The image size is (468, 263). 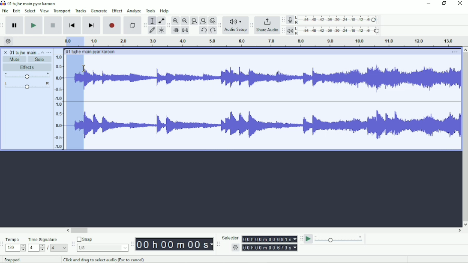 I want to click on Audacity edit toolbar, so click(x=168, y=26).